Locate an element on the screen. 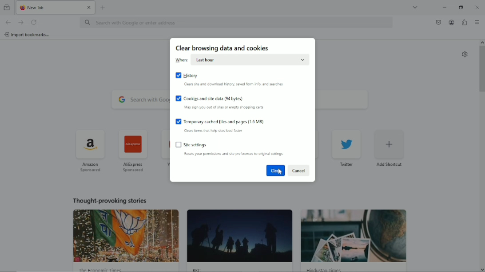 The image size is (485, 272). Go forward is located at coordinates (20, 22).